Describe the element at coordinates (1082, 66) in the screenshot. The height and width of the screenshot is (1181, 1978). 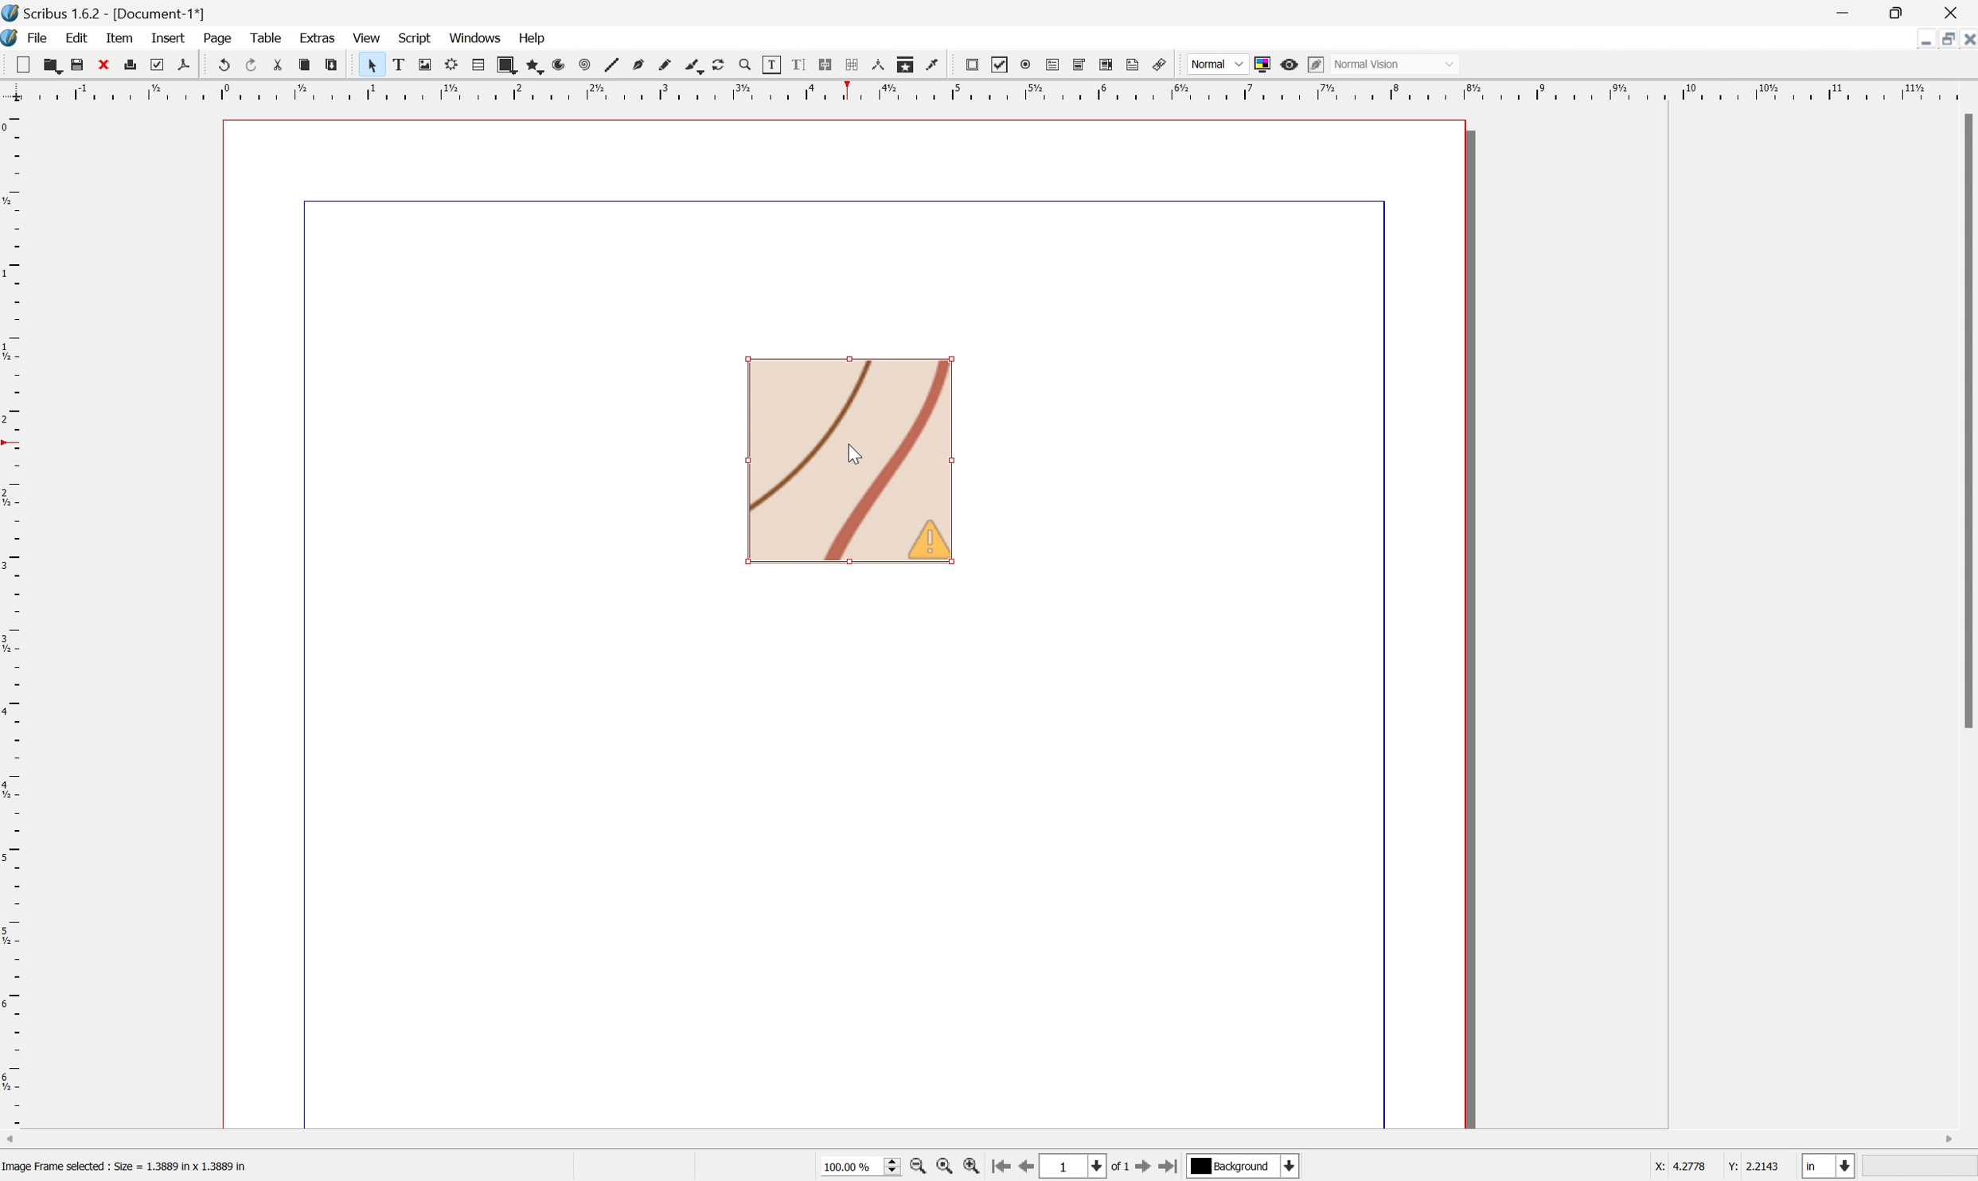
I see `PDF combo box` at that location.